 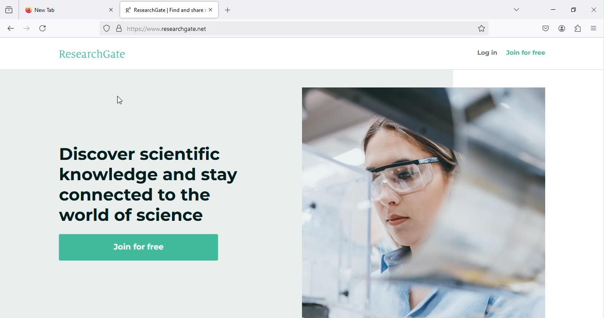 I want to click on https://www.researchgate.et, so click(x=201, y=29).